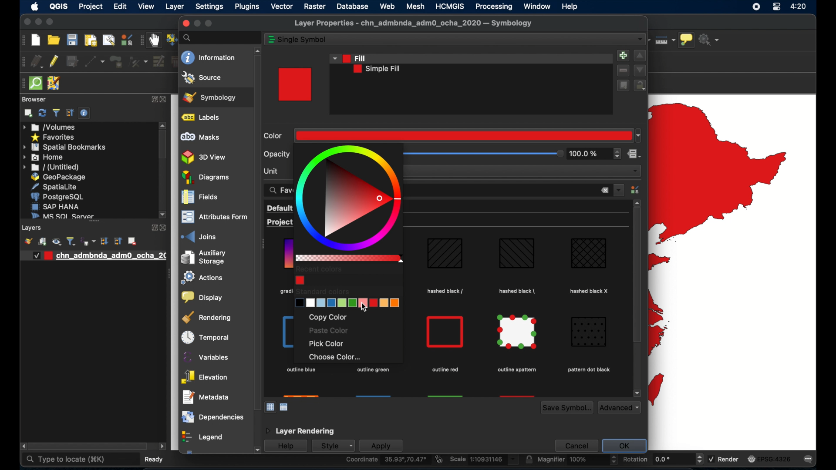 This screenshot has height=470, width=836. Describe the element at coordinates (529, 460) in the screenshot. I see `lock scale` at that location.